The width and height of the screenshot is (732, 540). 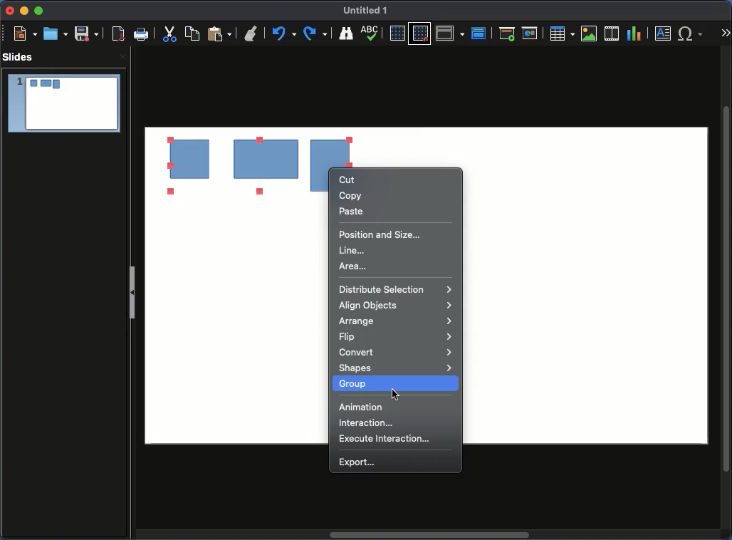 What do you see at coordinates (142, 35) in the screenshot?
I see `Print` at bounding box center [142, 35].